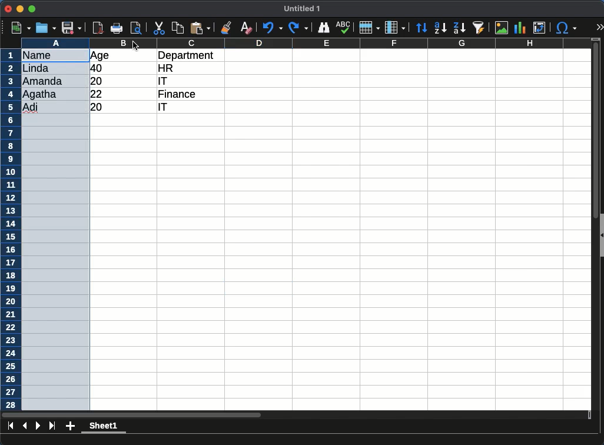 This screenshot has width=604, height=445. I want to click on last page, so click(52, 427).